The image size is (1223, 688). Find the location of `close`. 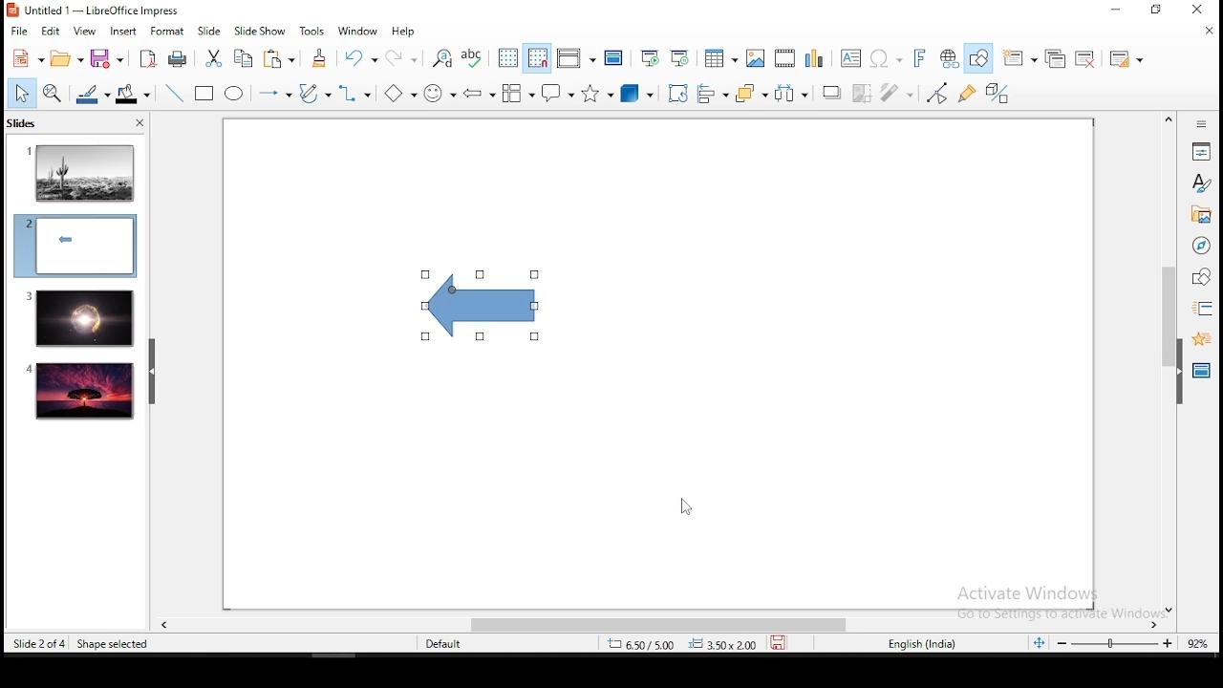

close is located at coordinates (1209, 30).